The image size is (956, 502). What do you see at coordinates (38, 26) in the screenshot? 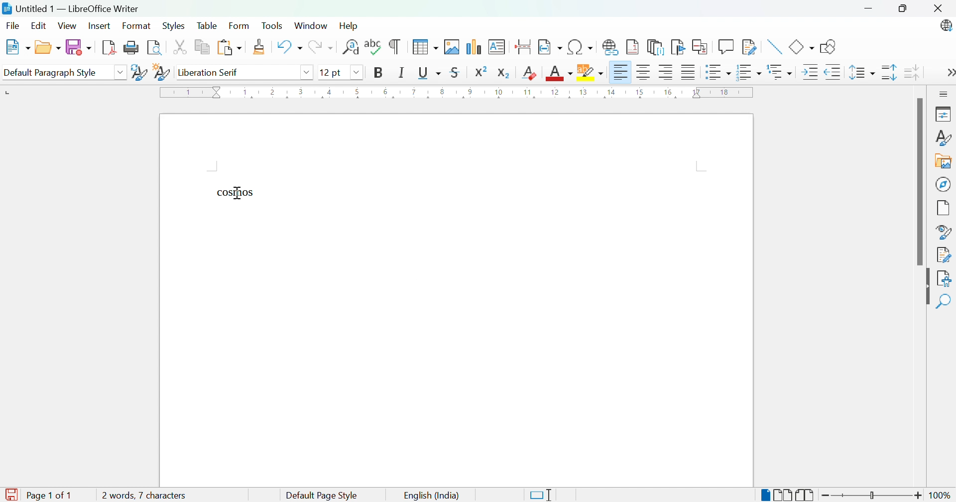
I see `Edit` at bounding box center [38, 26].